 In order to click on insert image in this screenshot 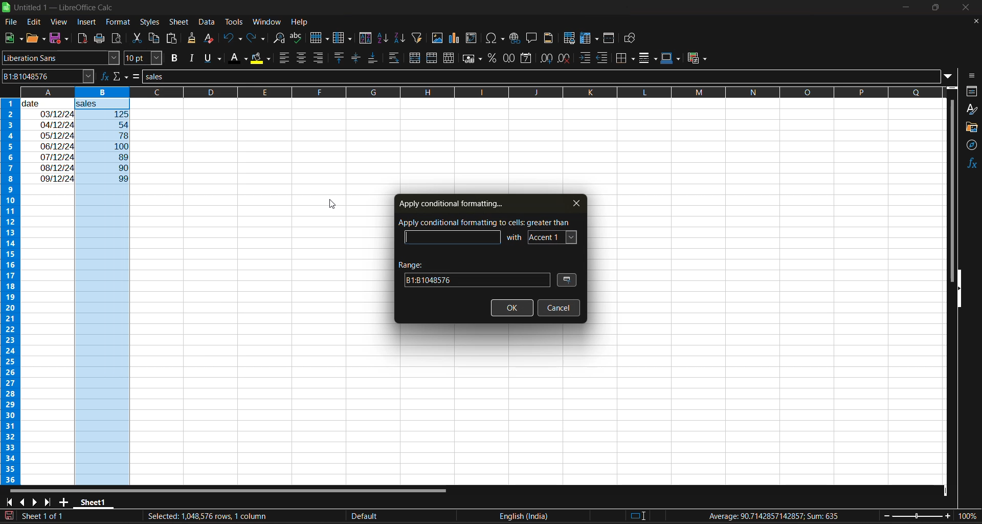, I will do `click(439, 38)`.